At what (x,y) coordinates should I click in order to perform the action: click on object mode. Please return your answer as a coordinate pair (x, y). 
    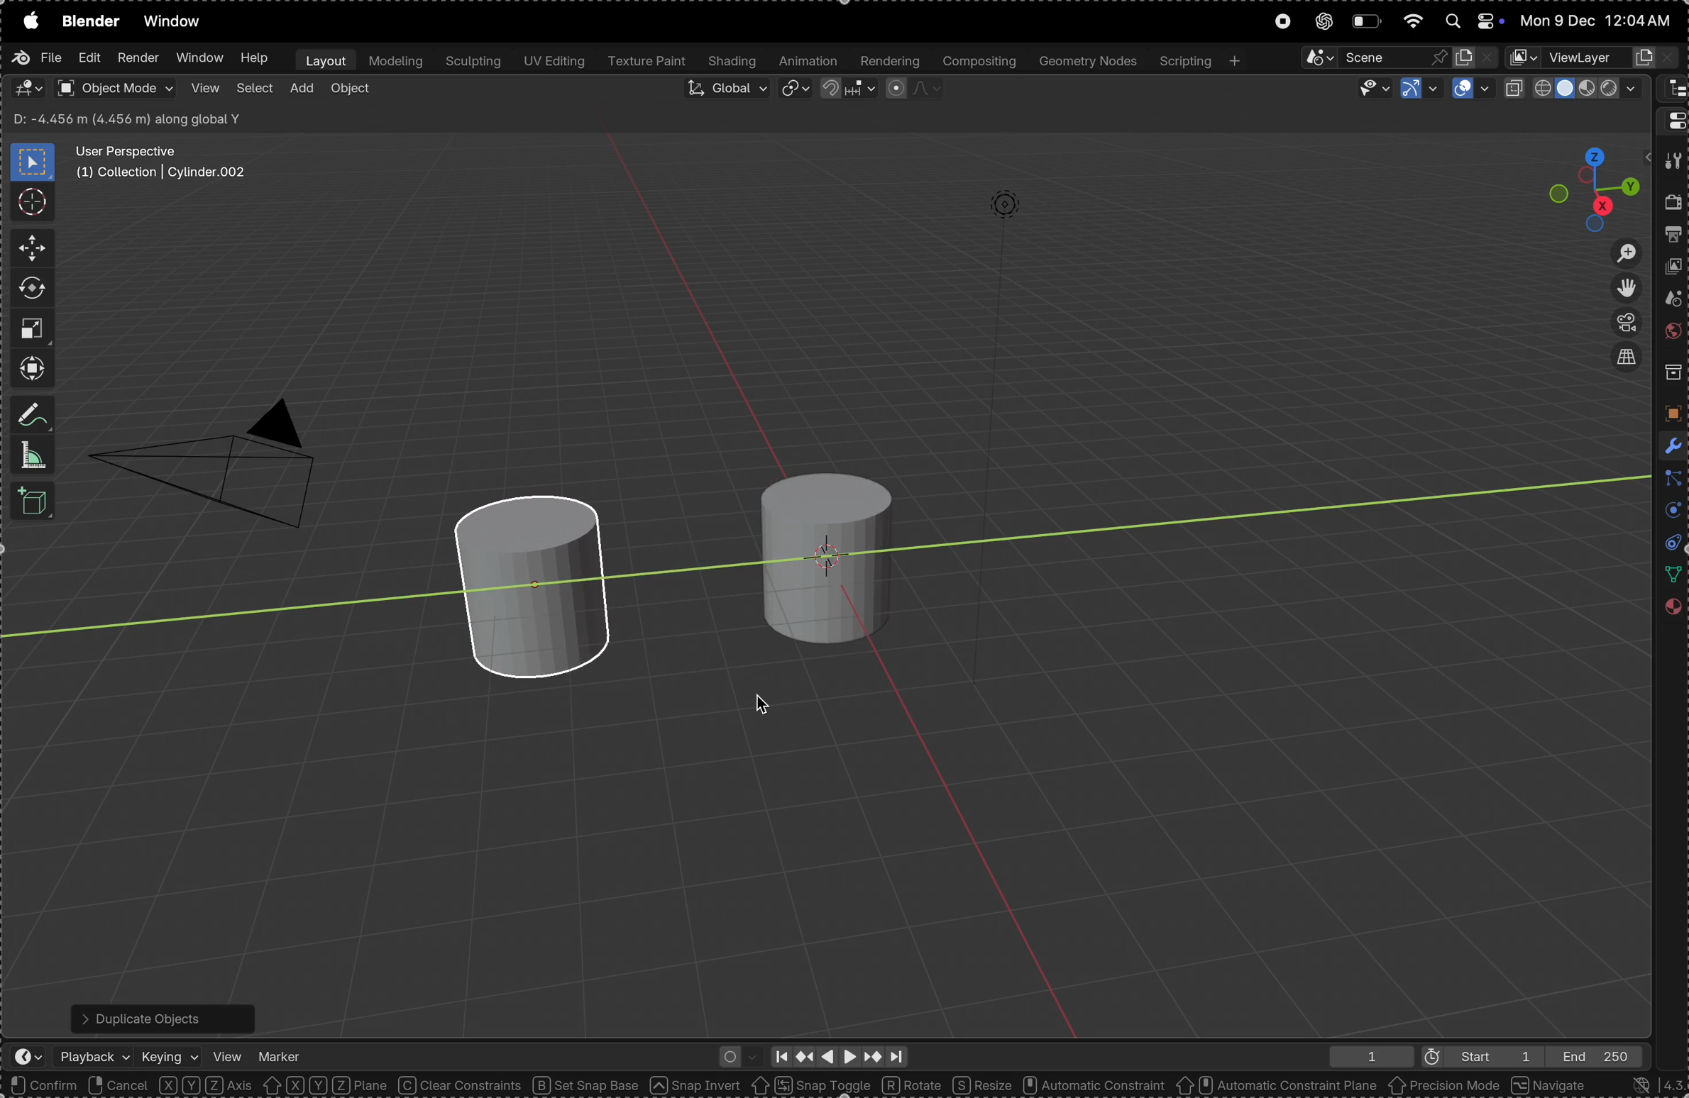
    Looking at the image, I should click on (114, 88).